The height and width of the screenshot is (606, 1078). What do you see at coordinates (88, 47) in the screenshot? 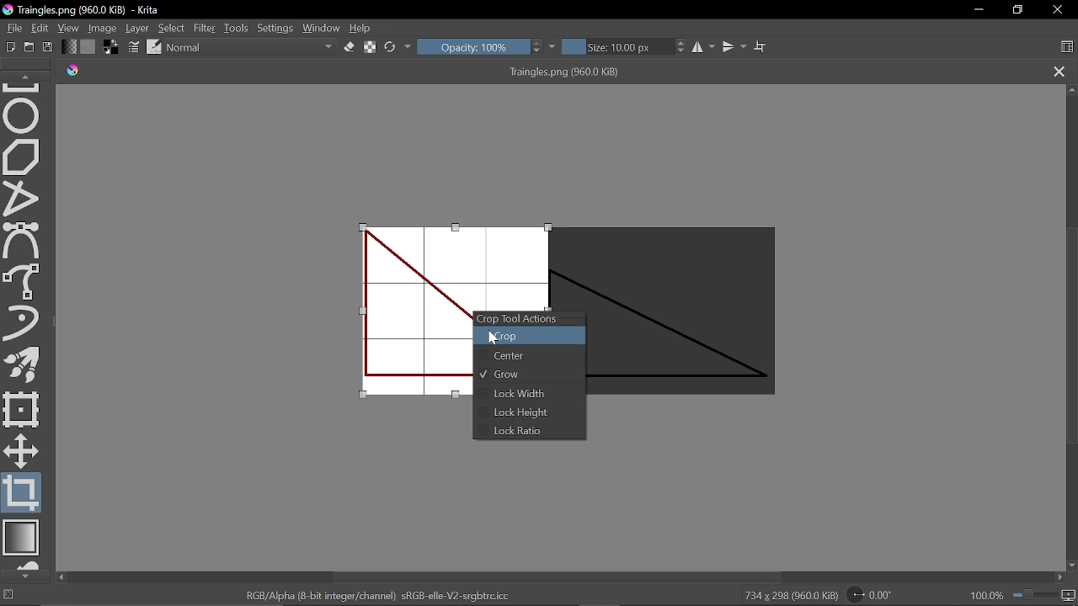
I see `Fill pattern` at bounding box center [88, 47].